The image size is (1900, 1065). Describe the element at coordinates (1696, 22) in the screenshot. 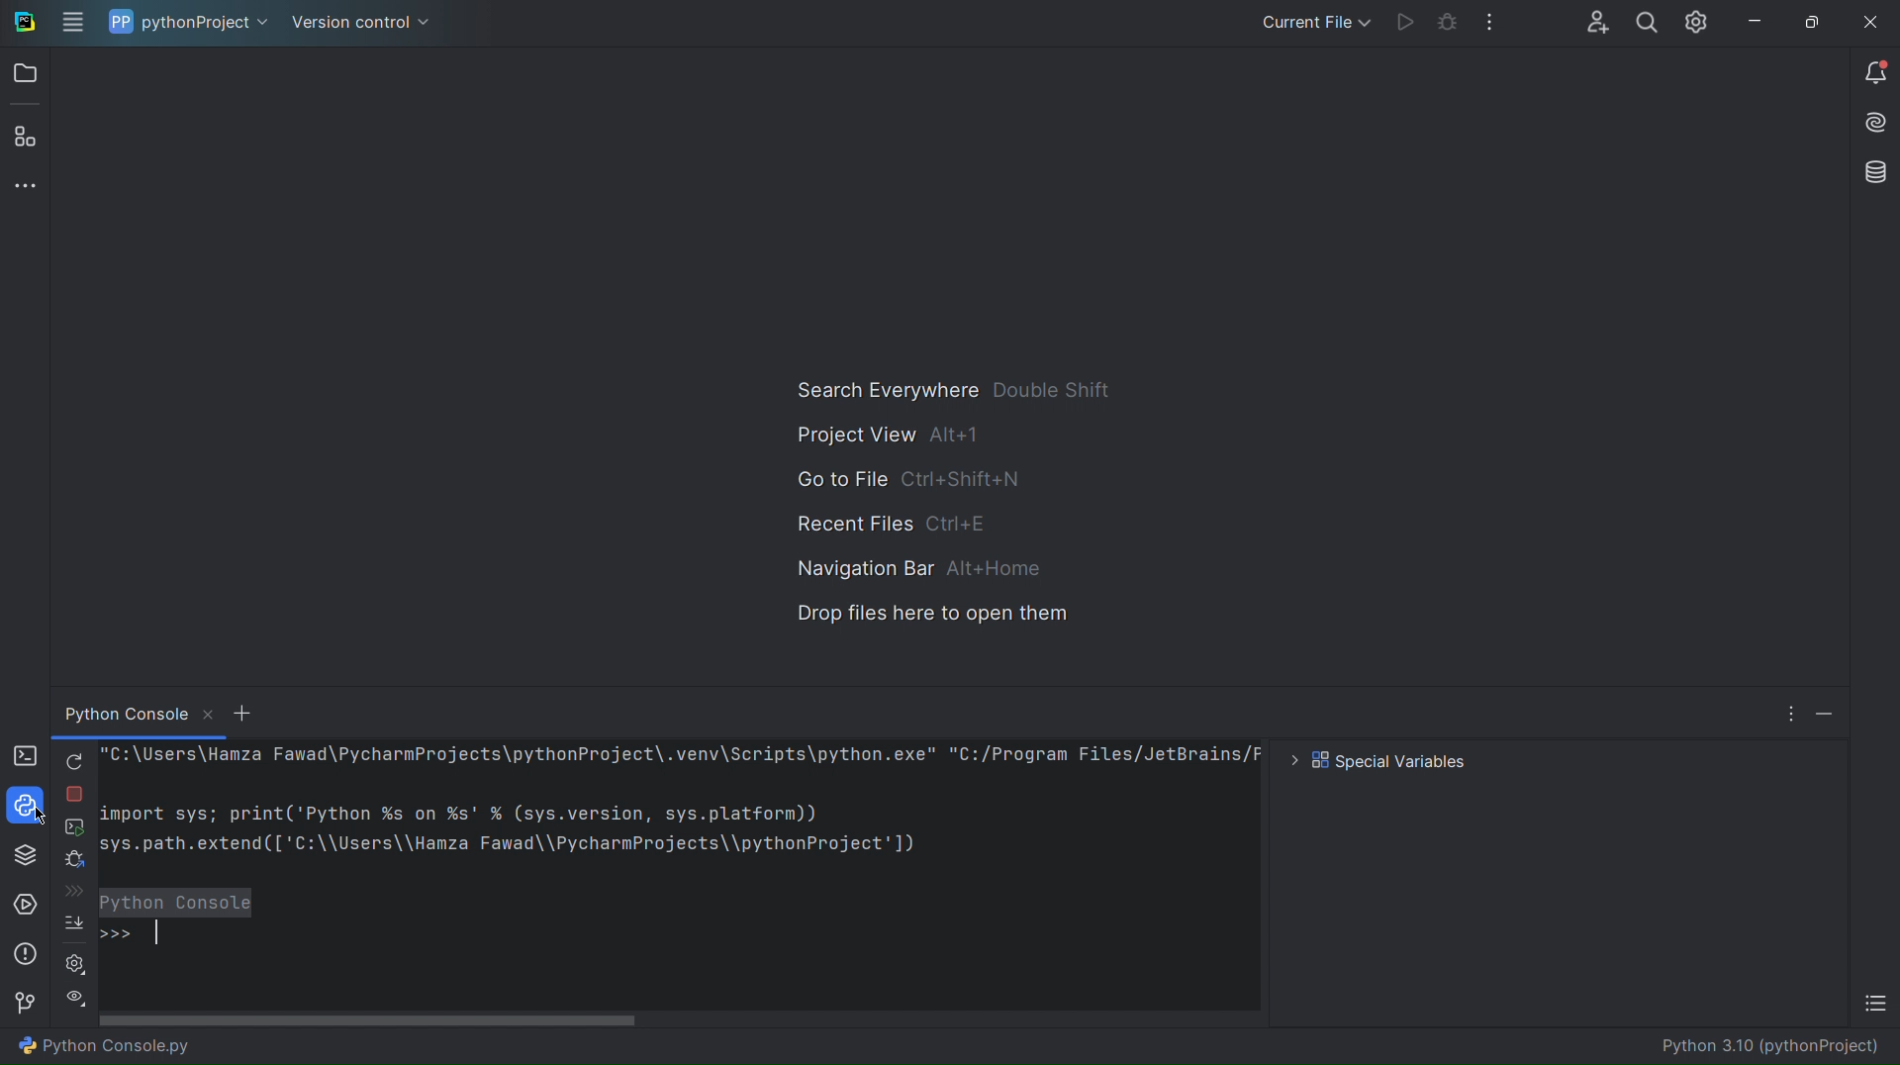

I see `Settings` at that location.